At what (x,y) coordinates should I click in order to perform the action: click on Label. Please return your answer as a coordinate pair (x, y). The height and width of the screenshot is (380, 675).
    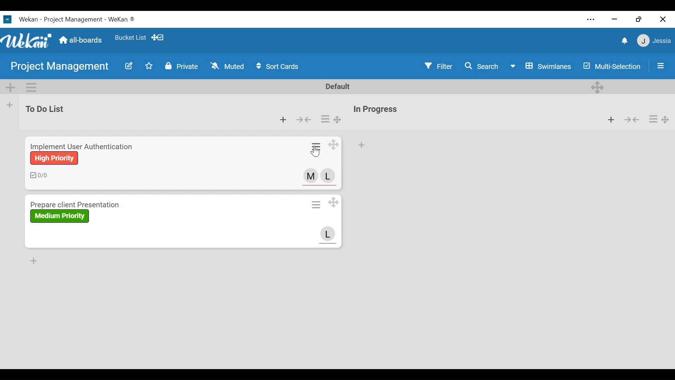
    Looking at the image, I should click on (54, 158).